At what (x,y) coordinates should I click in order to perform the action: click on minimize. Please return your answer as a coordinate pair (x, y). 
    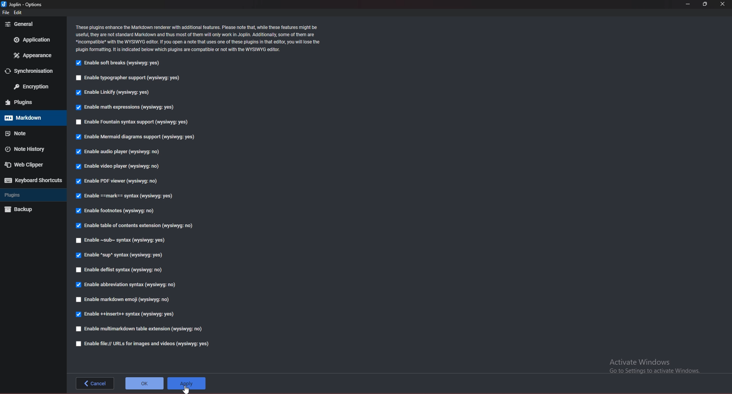
    Looking at the image, I should click on (689, 4).